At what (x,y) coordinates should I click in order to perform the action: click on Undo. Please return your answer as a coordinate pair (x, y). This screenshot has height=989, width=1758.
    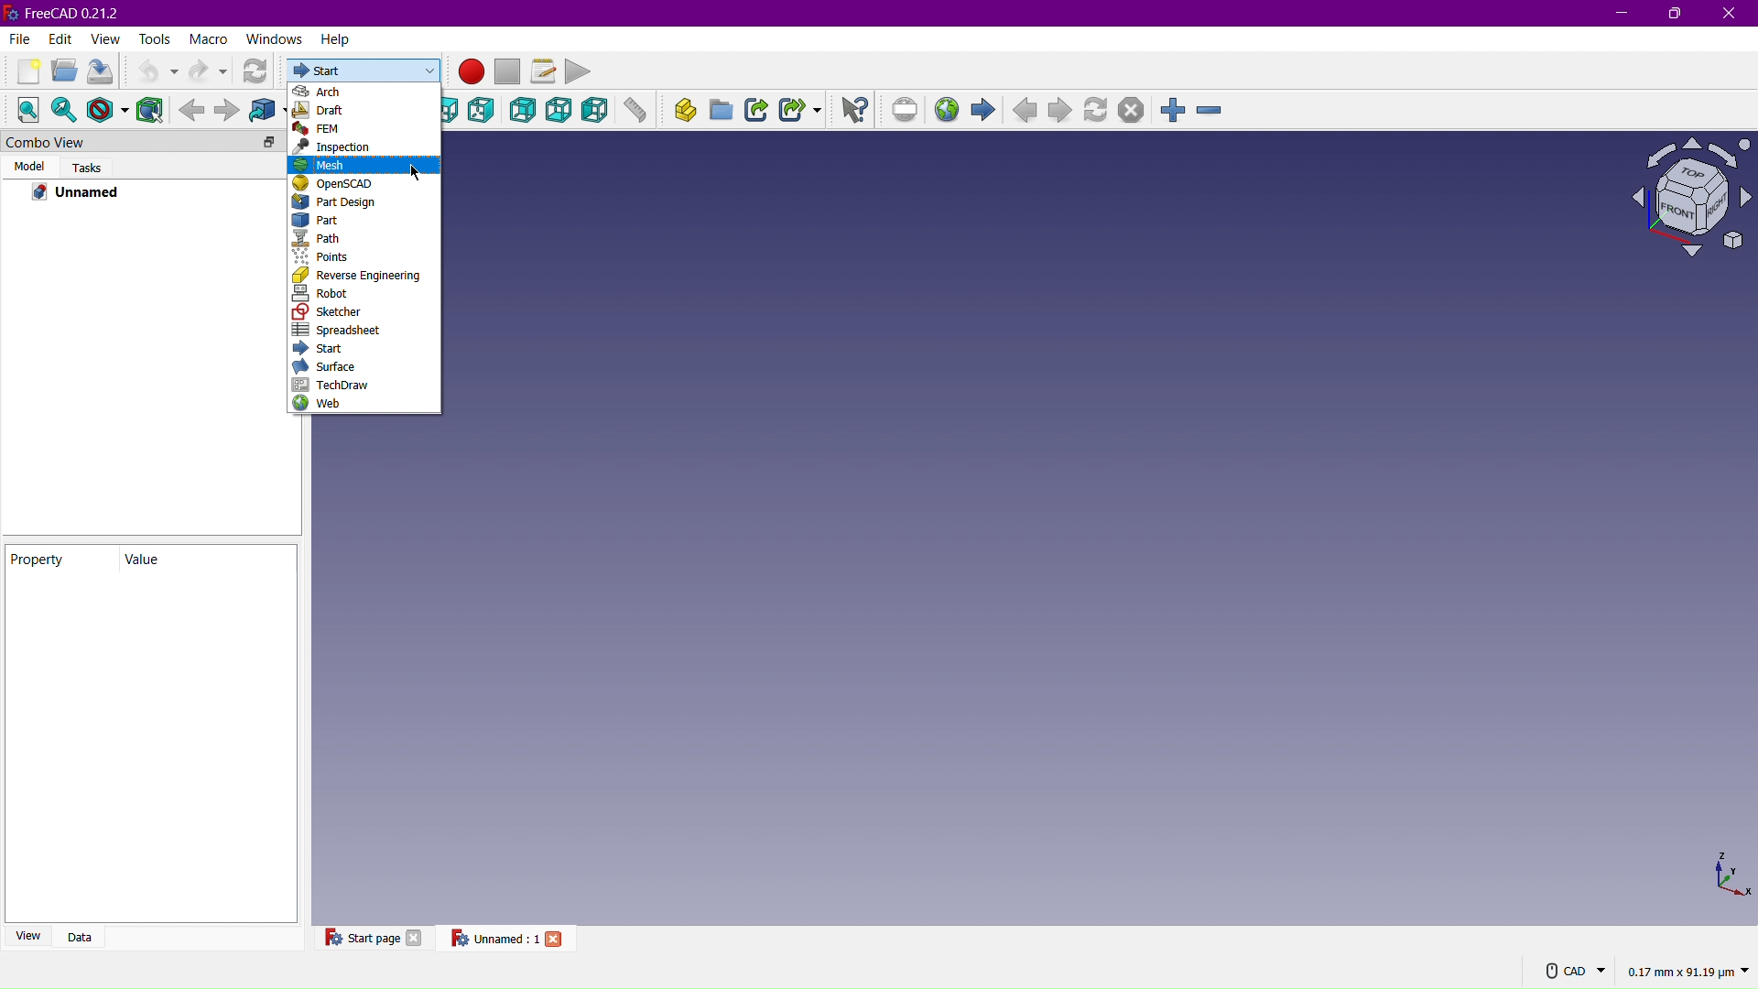
    Looking at the image, I should click on (153, 71).